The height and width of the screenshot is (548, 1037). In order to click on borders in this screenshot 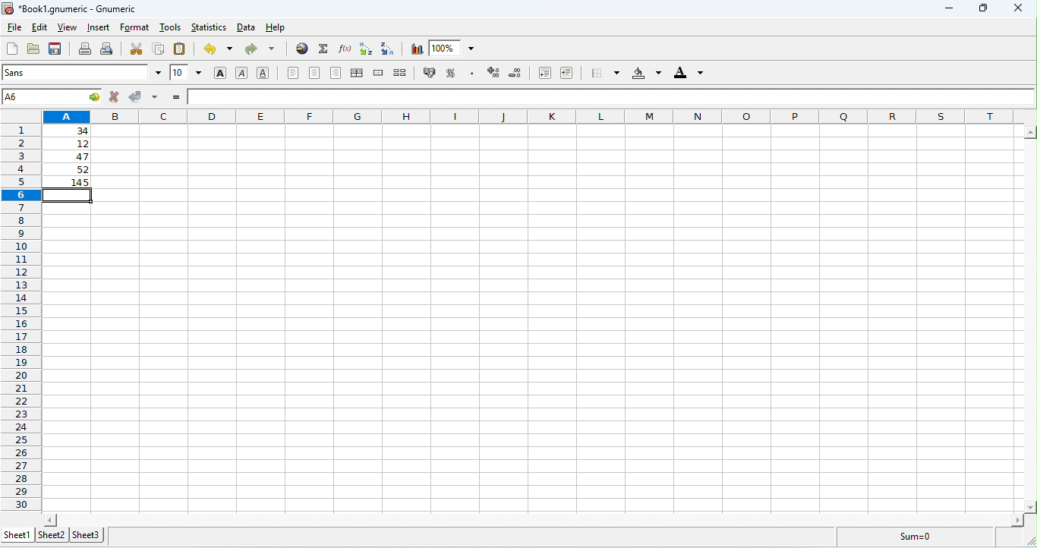, I will do `click(605, 72)`.